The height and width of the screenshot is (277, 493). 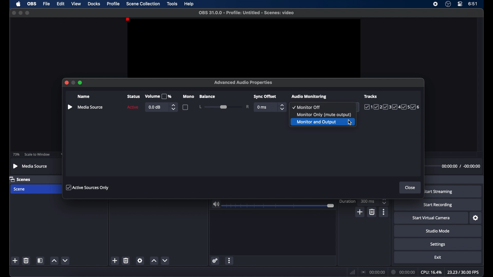 I want to click on settings, so click(x=140, y=260).